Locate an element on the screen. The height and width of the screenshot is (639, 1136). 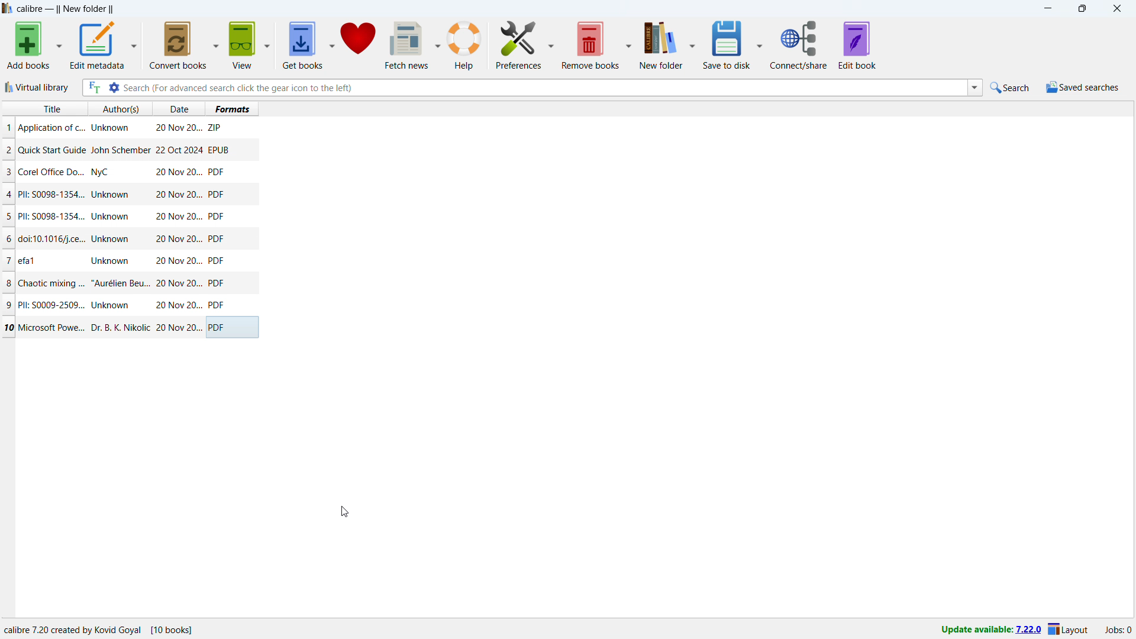
20 Nov 20... is located at coordinates (179, 129).